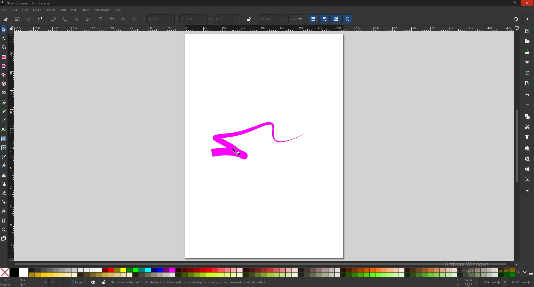 Image resolution: width=534 pixels, height=287 pixels. I want to click on stroke, so click(16, 285).